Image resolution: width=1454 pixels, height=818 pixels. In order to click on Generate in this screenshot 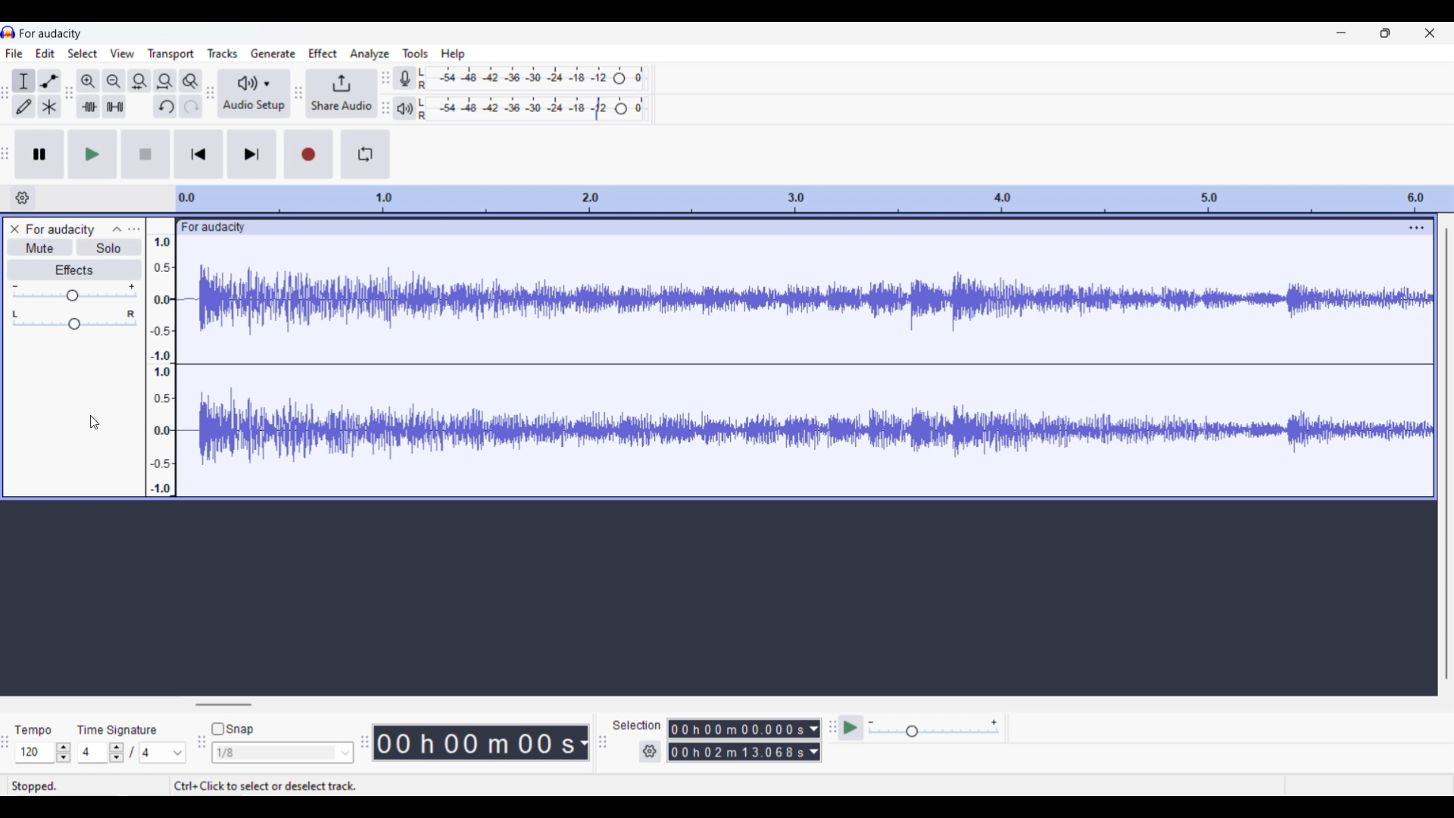, I will do `click(273, 52)`.